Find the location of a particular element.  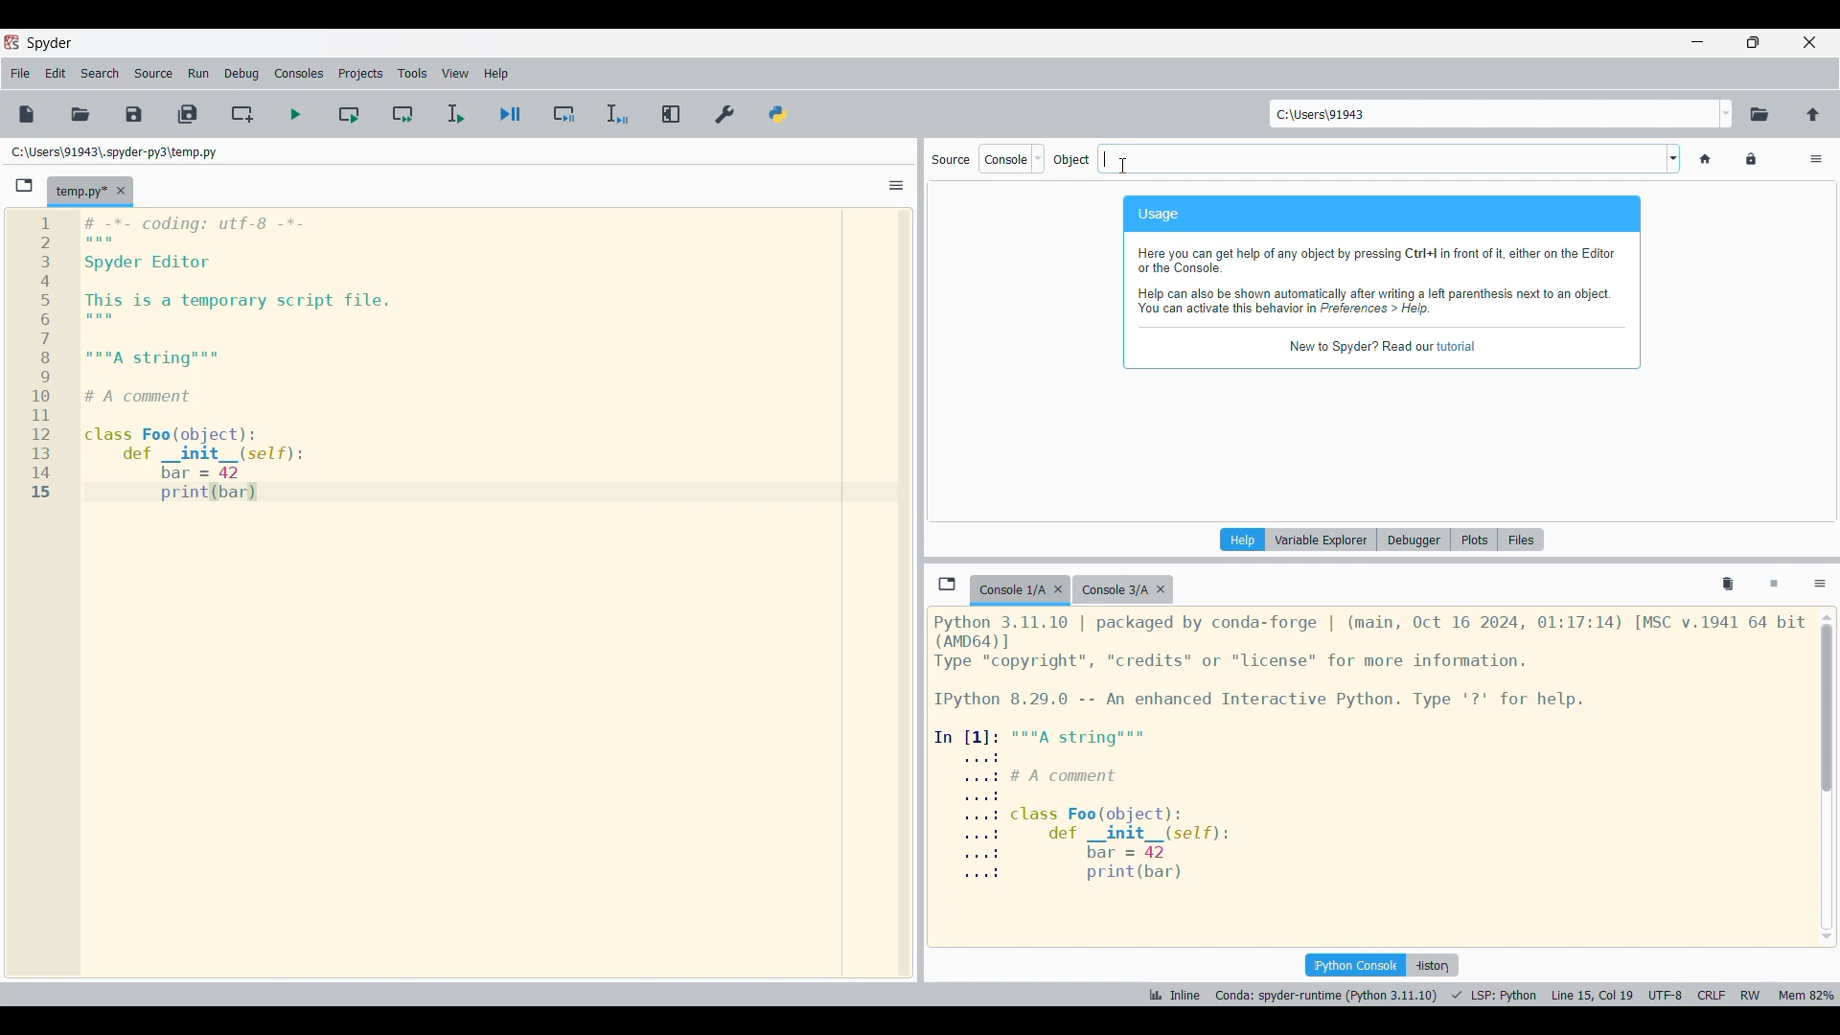

Run current cell is located at coordinates (350, 114).